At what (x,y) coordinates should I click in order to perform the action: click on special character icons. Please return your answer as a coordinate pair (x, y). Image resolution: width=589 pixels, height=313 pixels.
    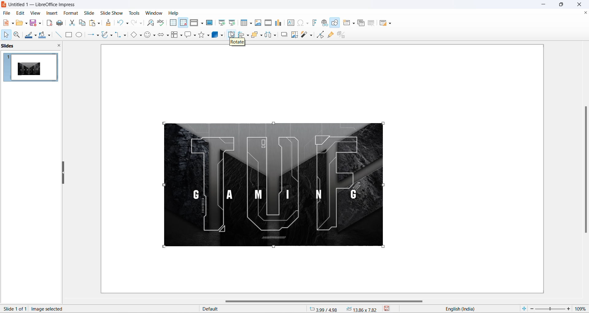
    Looking at the image, I should click on (307, 23).